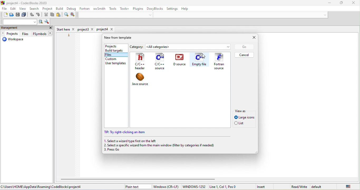 This screenshot has width=360, height=190. I want to click on window, so click(166, 187).